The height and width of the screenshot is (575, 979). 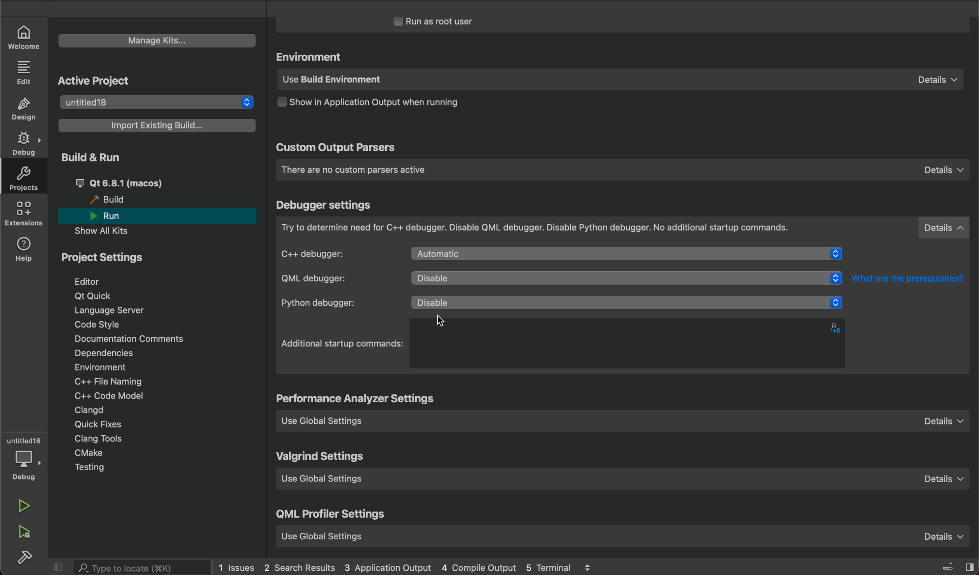 What do you see at coordinates (154, 39) in the screenshot?
I see `manage kits` at bounding box center [154, 39].